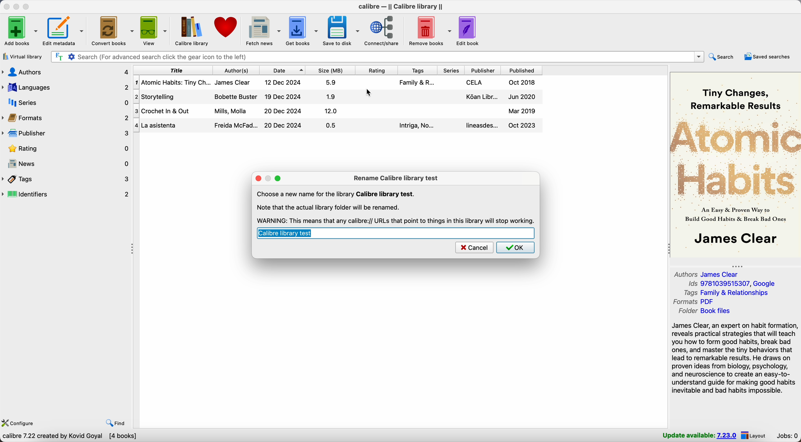  What do you see at coordinates (330, 70) in the screenshot?
I see `size` at bounding box center [330, 70].